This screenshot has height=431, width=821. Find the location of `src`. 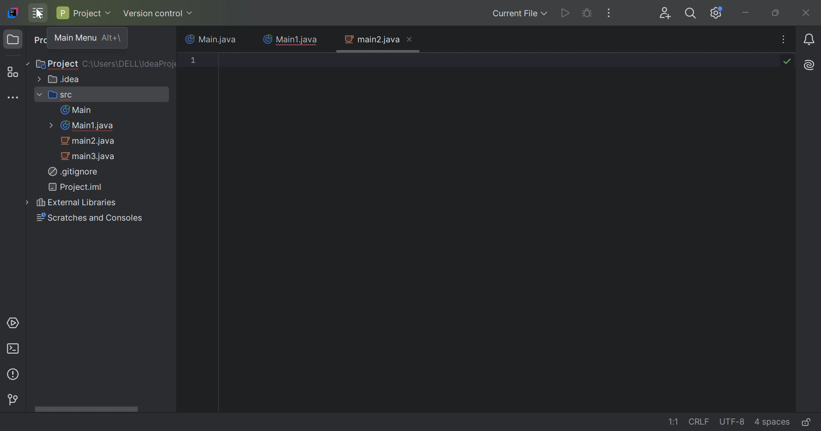

src is located at coordinates (54, 95).